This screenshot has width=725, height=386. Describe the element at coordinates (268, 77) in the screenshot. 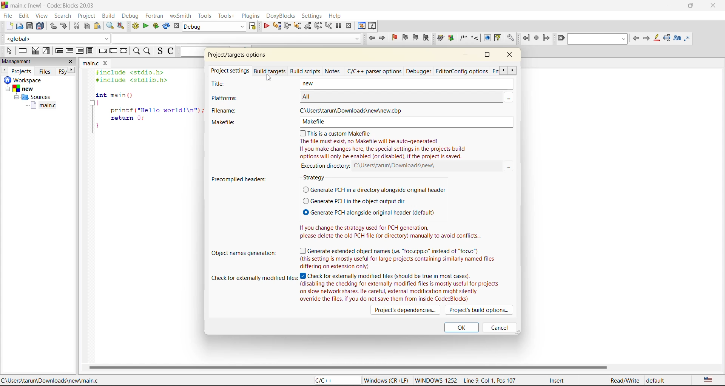

I see `curosr` at that location.